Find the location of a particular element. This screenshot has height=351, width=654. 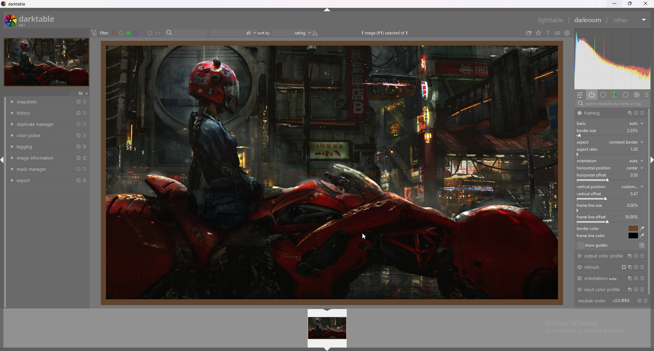

percentage is located at coordinates (631, 217).